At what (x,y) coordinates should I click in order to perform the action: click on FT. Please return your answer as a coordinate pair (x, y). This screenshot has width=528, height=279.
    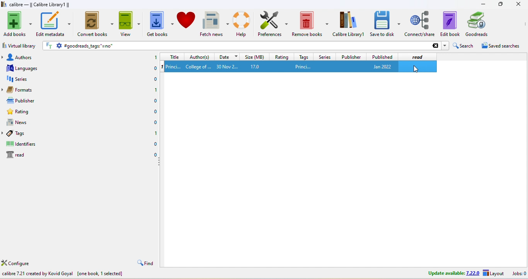
    Looking at the image, I should click on (49, 46).